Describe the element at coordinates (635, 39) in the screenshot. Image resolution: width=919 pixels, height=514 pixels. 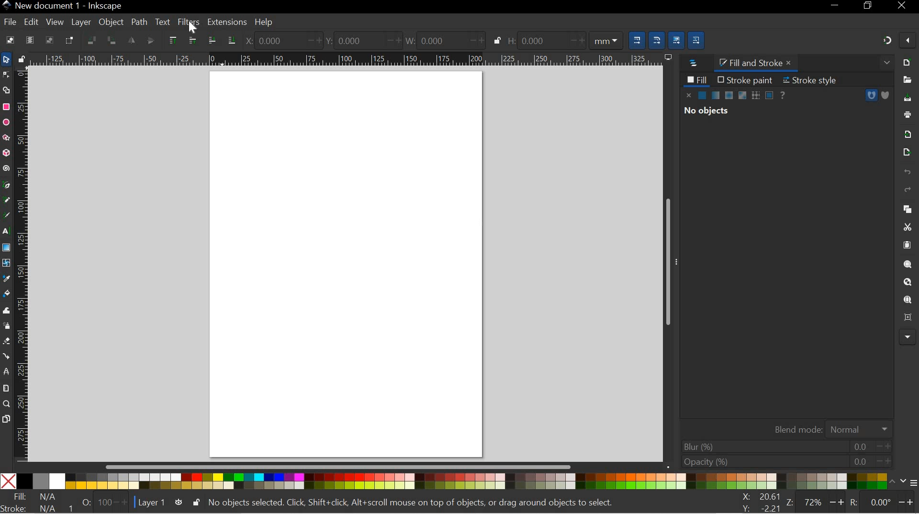
I see `SCALING OBJECTS` at that location.